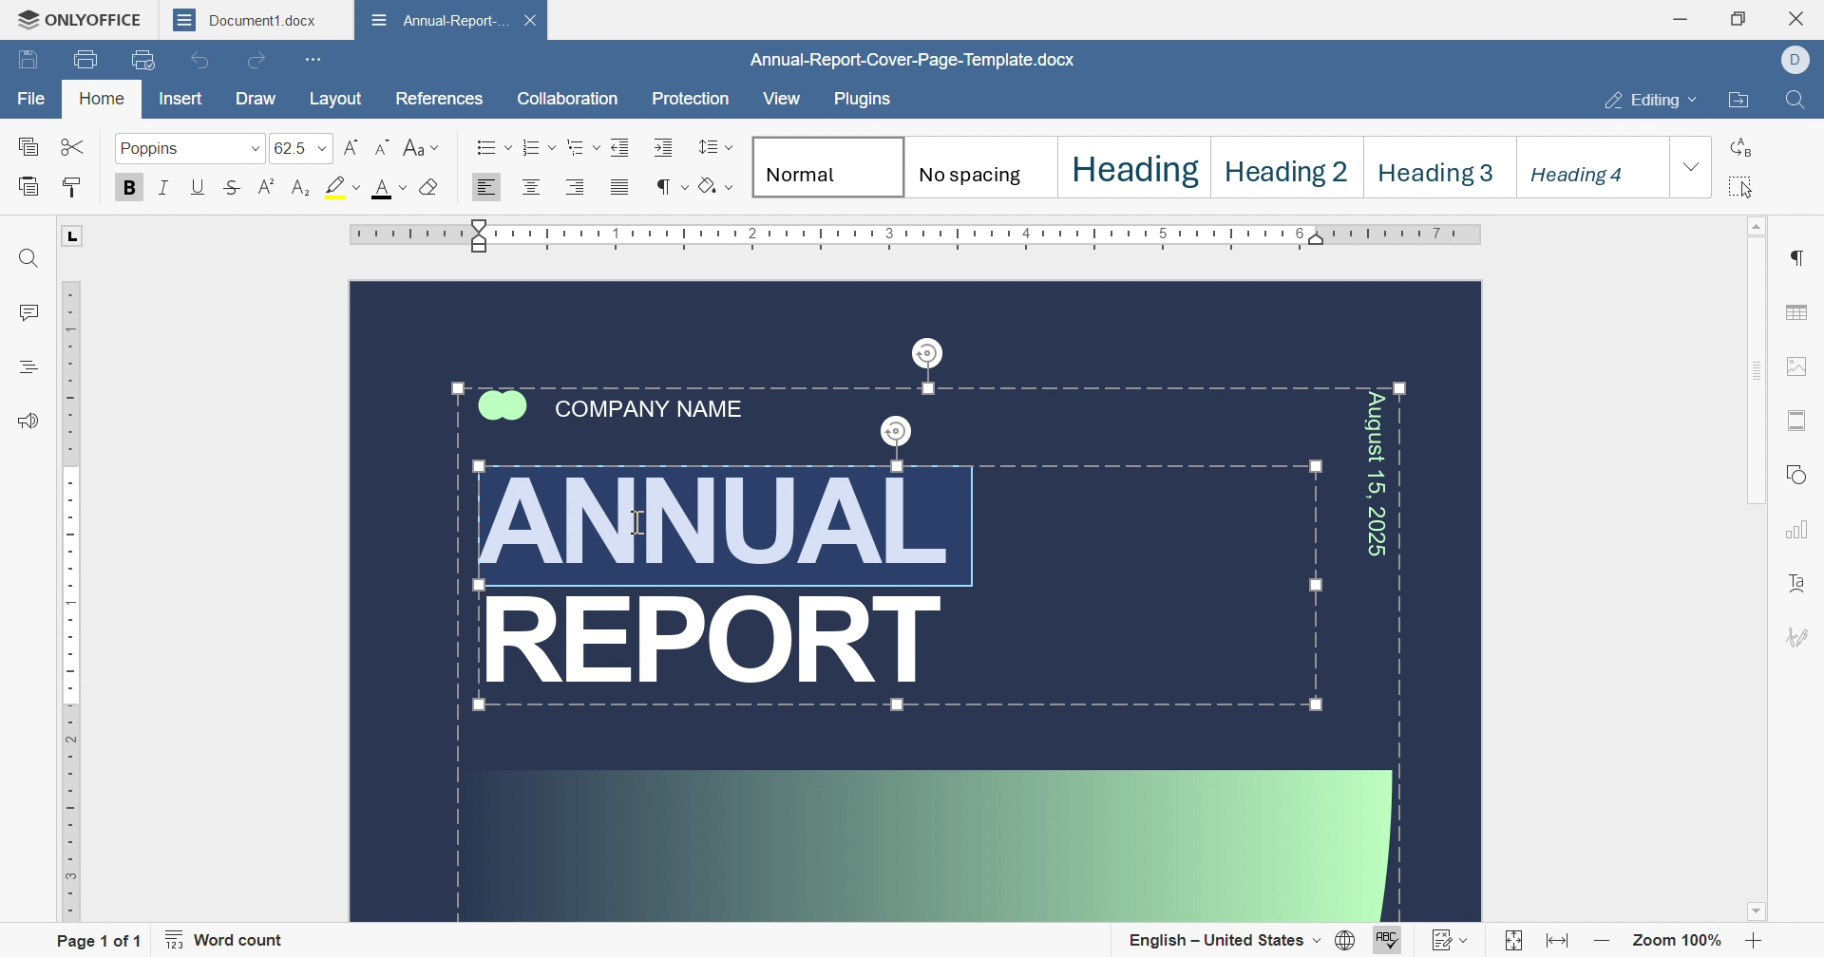 This screenshot has width=1824, height=957. Describe the element at coordinates (33, 103) in the screenshot. I see `file` at that location.